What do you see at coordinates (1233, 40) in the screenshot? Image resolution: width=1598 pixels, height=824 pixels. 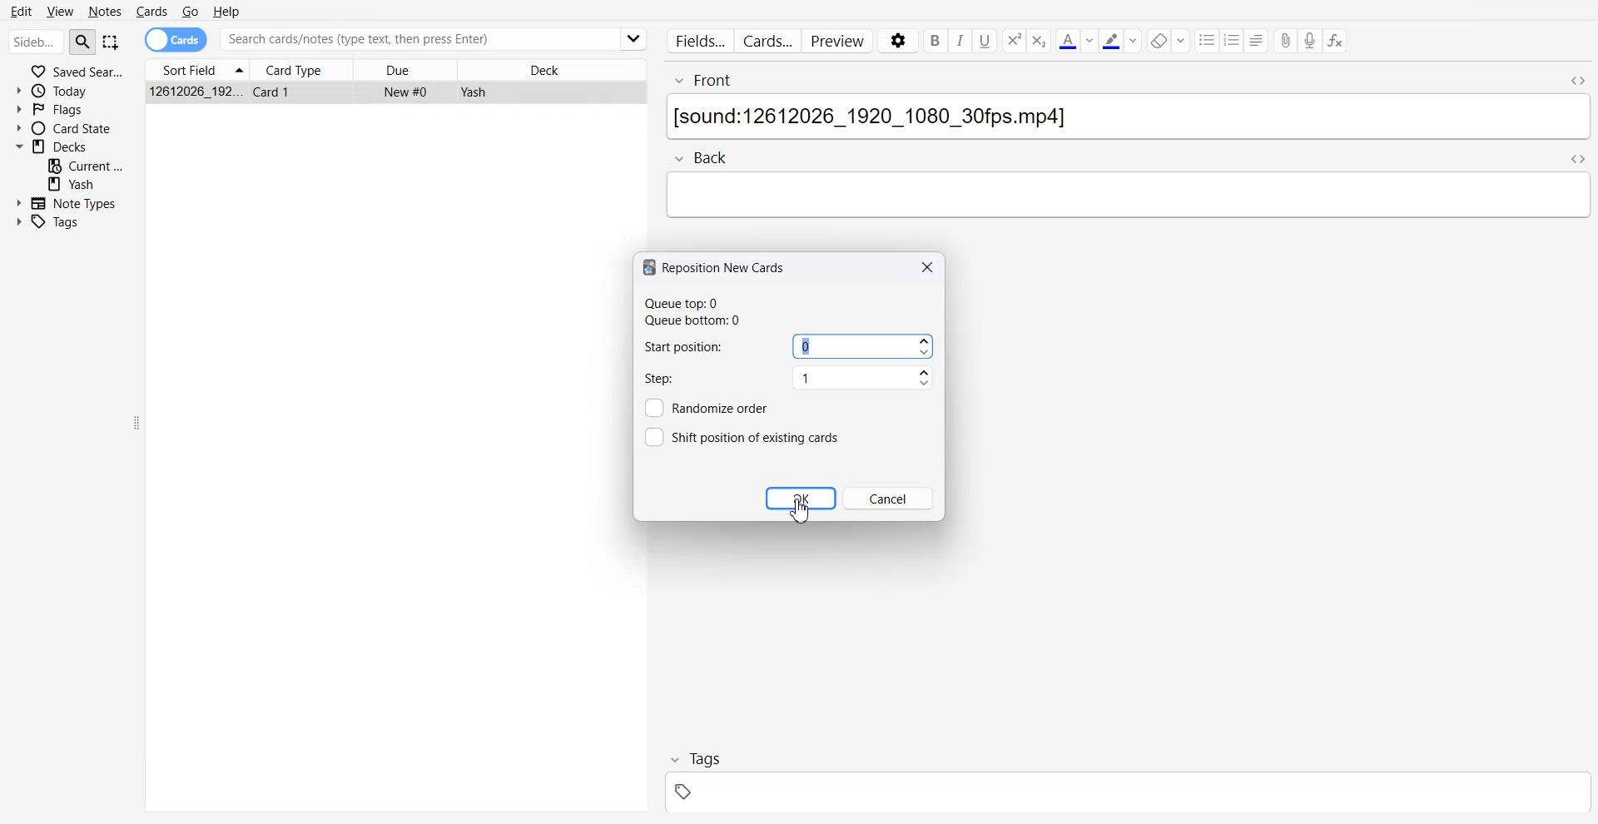 I see `Ordered list` at bounding box center [1233, 40].